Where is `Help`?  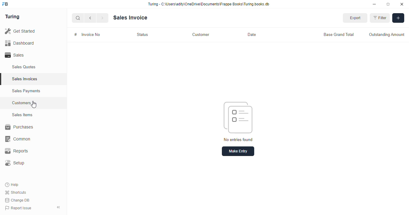 Help is located at coordinates (13, 185).